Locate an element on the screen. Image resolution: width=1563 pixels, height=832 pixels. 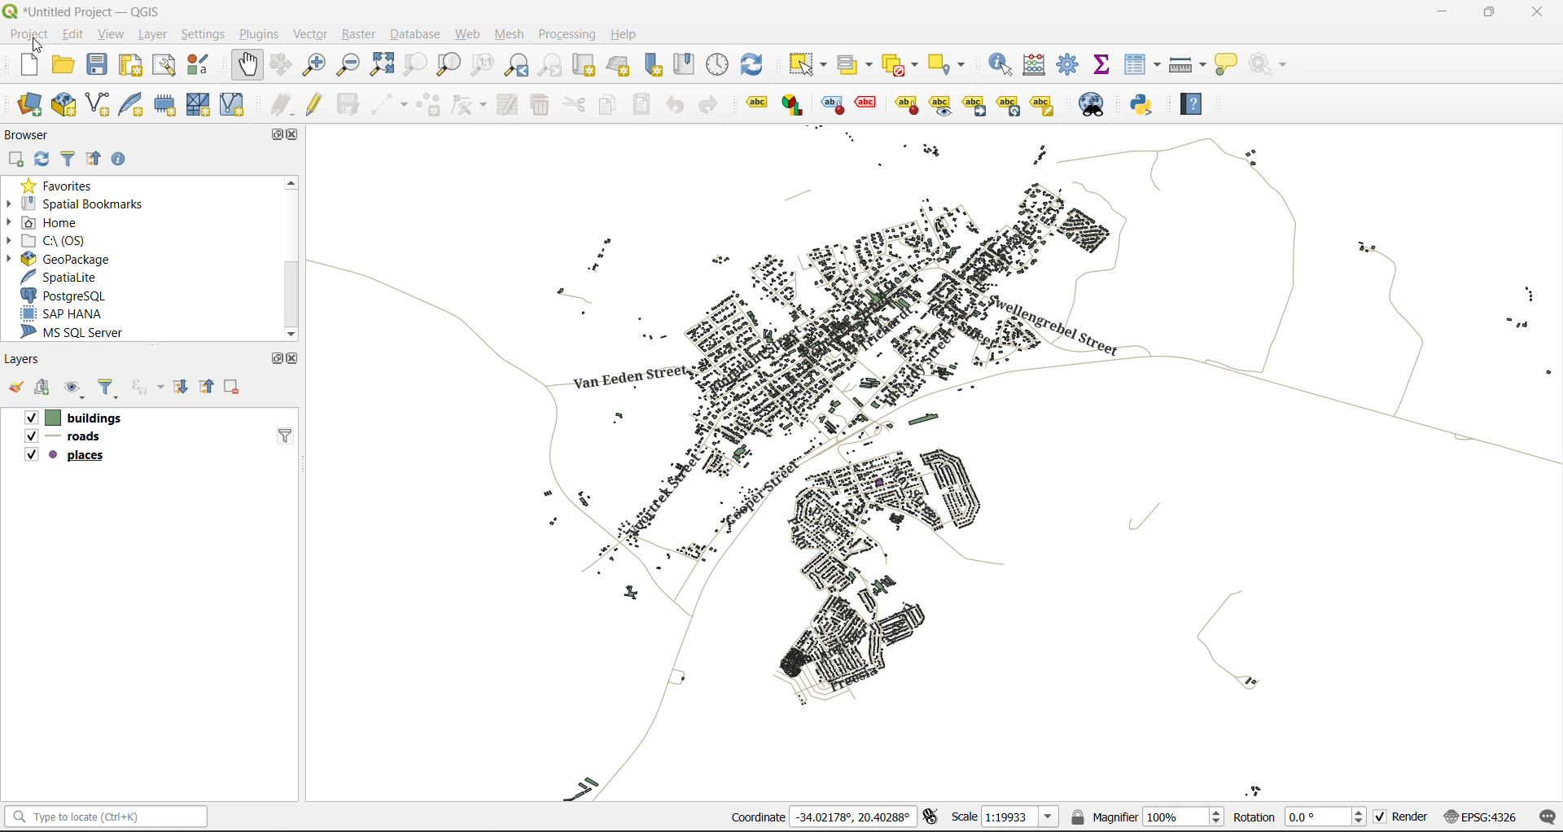
settings is located at coordinates (204, 35).